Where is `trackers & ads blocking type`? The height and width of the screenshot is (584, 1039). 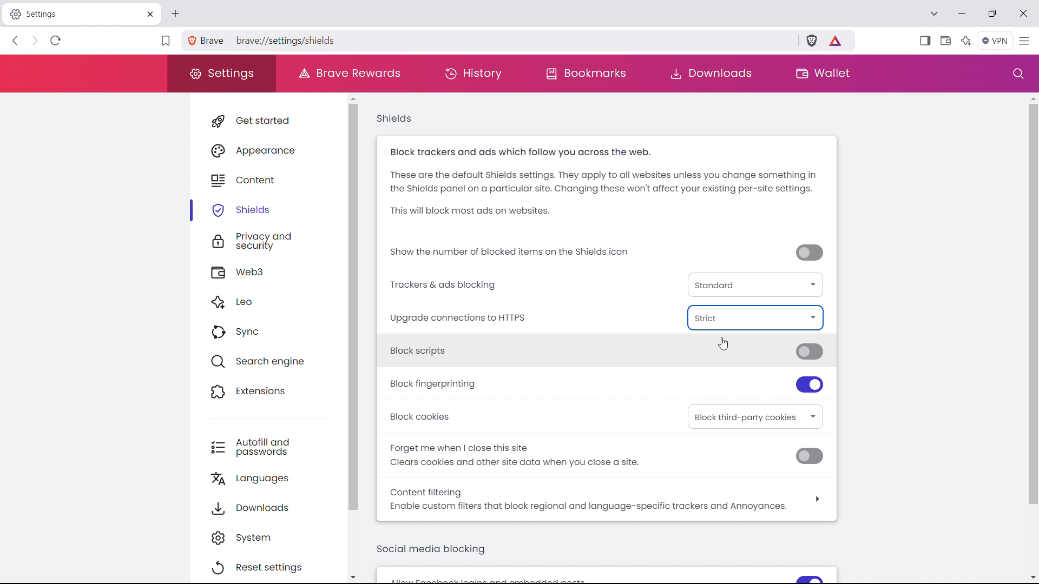
trackers & ads blocking type is located at coordinates (755, 285).